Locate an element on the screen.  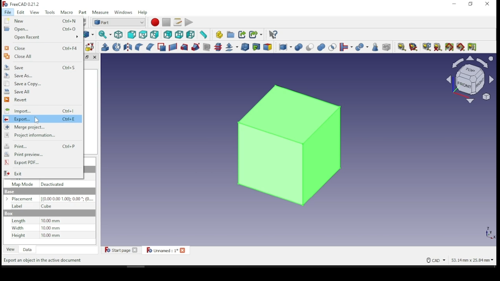
boolean is located at coordinates (298, 48).